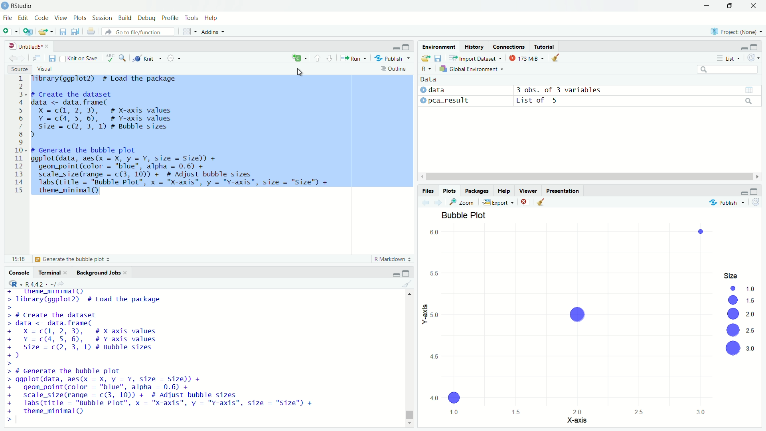 Image resolution: width=766 pixels, height=431 pixels. What do you see at coordinates (504, 191) in the screenshot?
I see `help` at bounding box center [504, 191].